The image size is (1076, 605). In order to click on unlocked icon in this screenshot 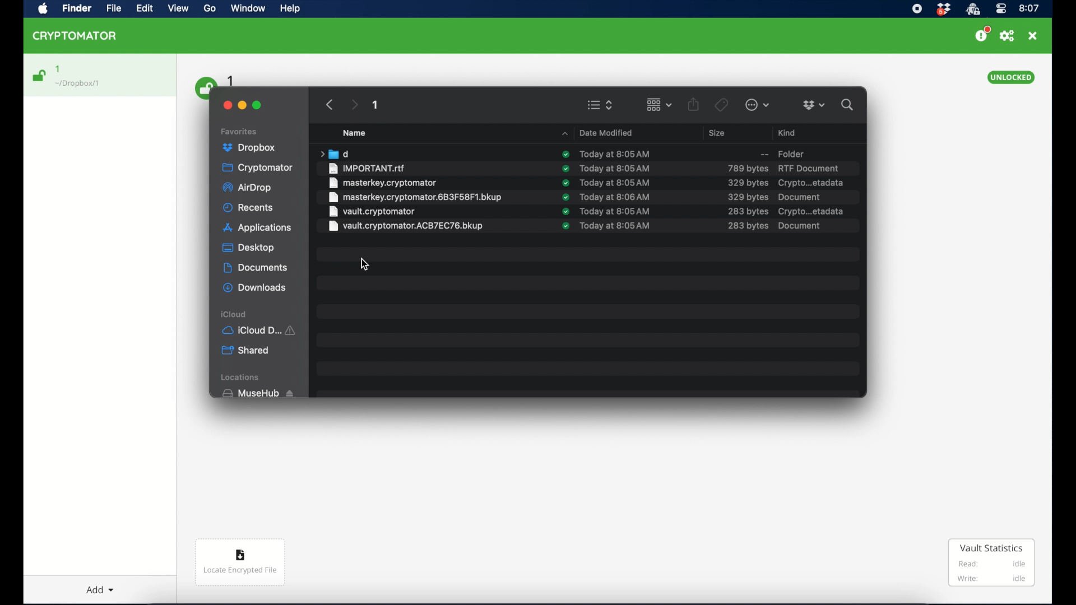, I will do `click(40, 76)`.